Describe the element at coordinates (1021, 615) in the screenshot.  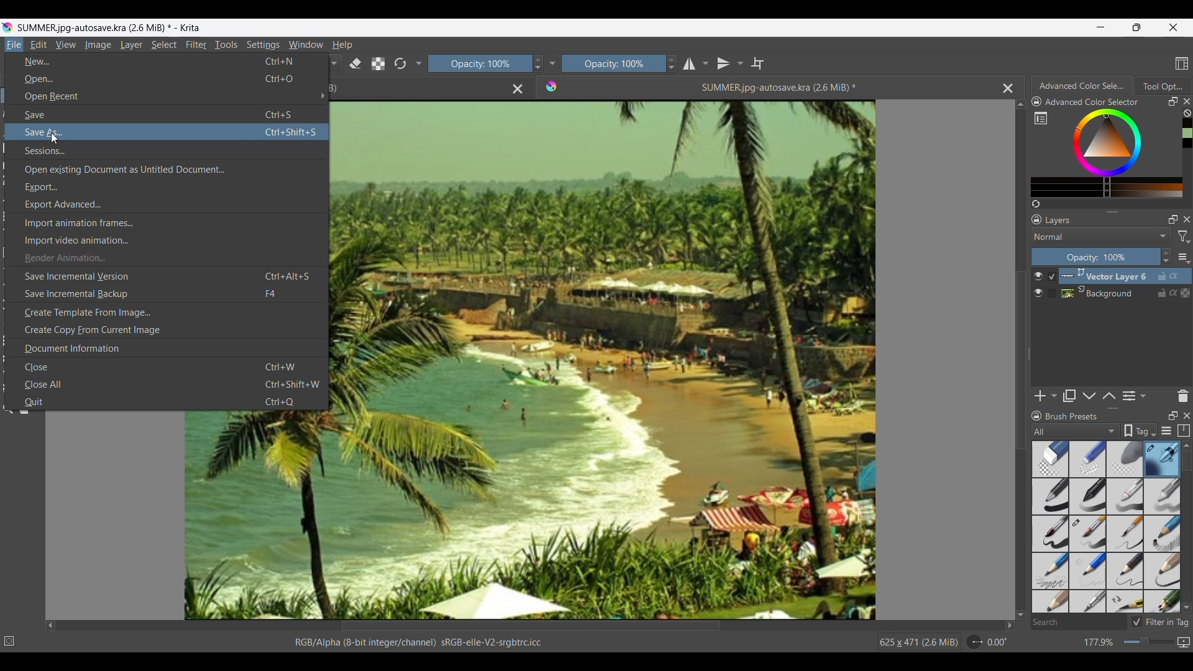
I see `Quick slide to bottom` at that location.